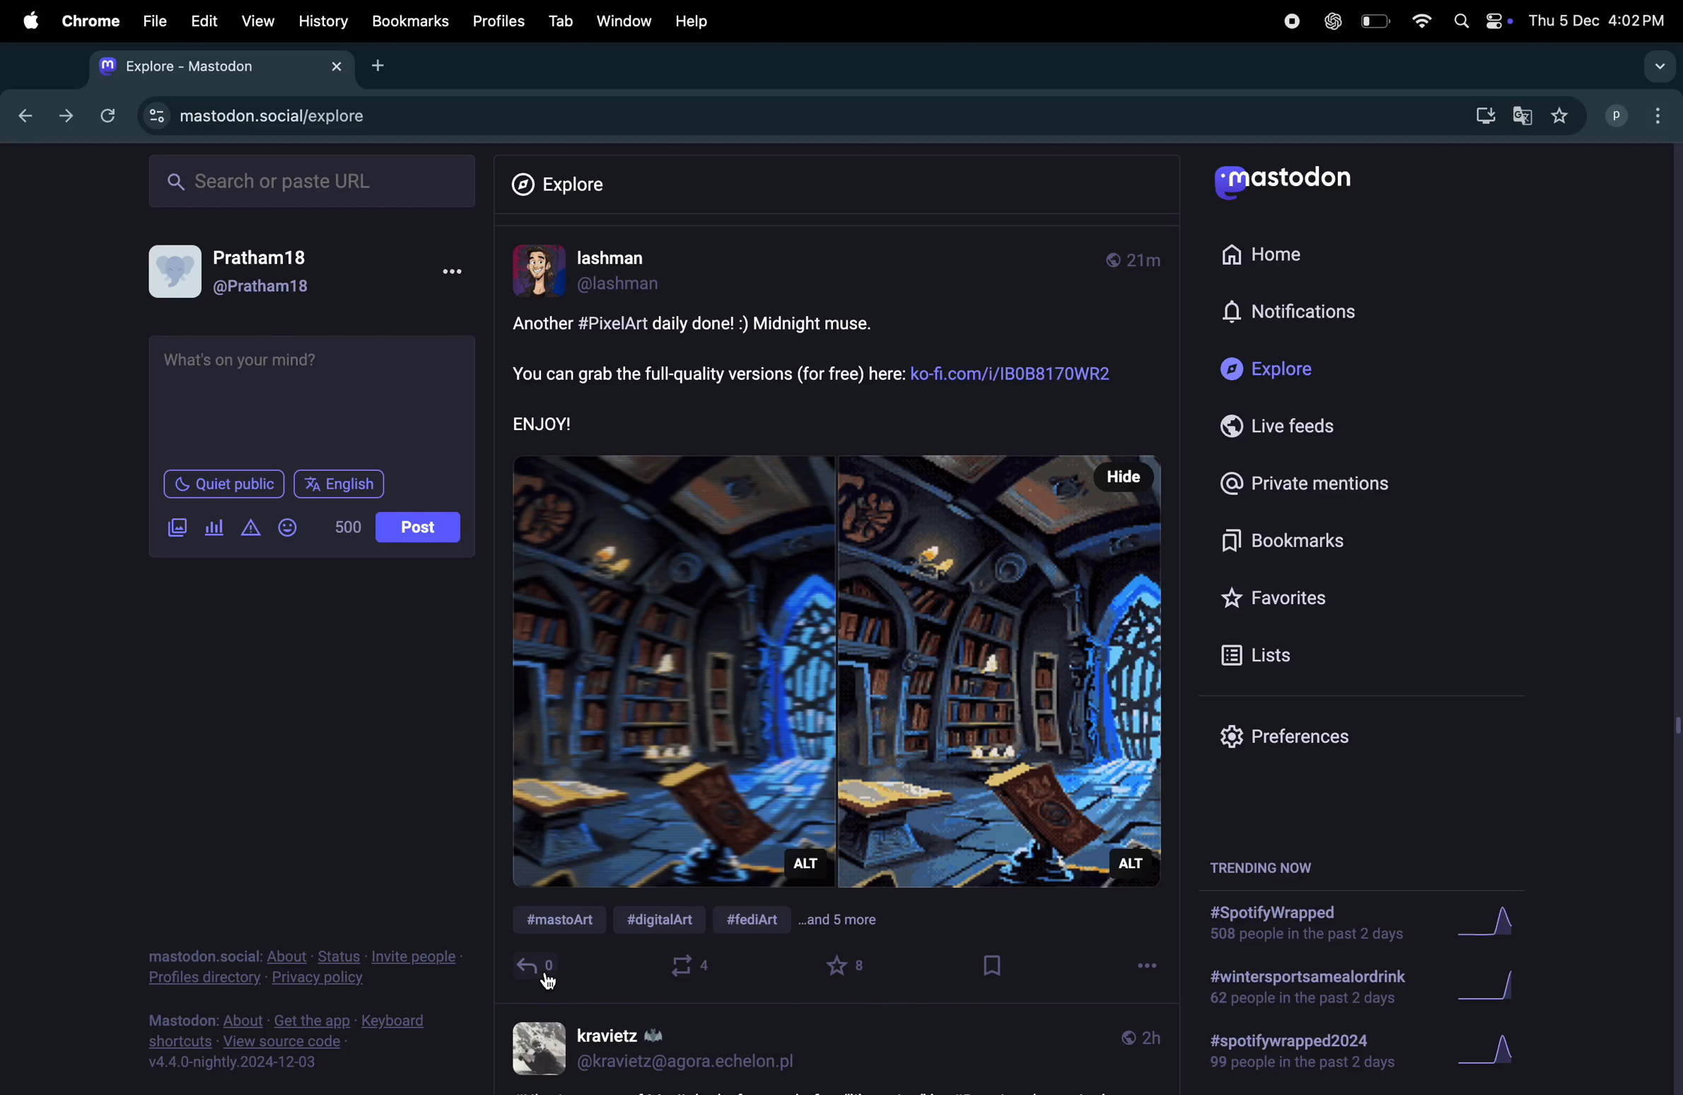 The image size is (1683, 1095). I want to click on image, so click(837, 669).